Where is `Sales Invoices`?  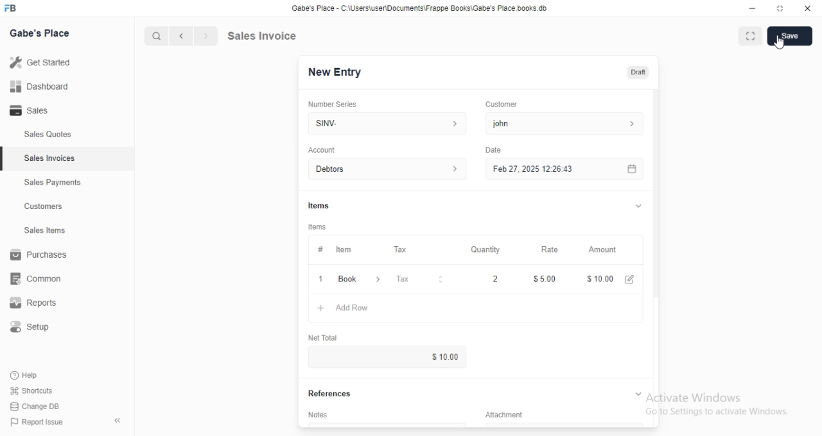 Sales Invoices is located at coordinates (51, 159).